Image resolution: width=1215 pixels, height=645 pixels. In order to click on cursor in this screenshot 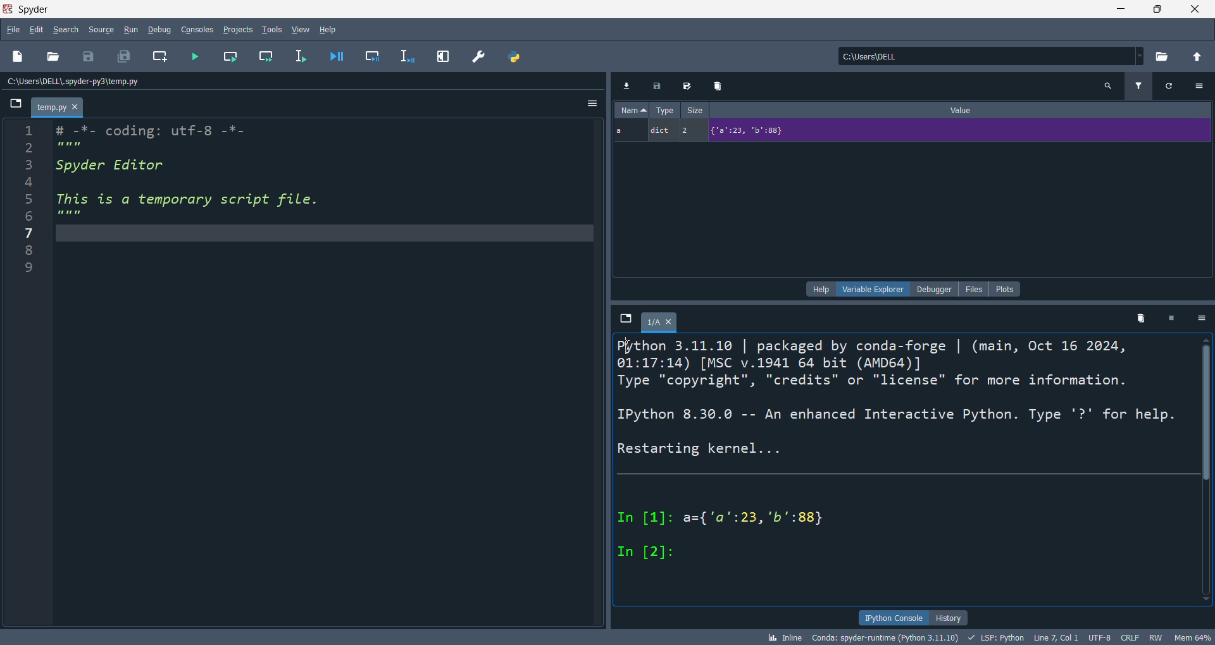, I will do `click(630, 347)`.